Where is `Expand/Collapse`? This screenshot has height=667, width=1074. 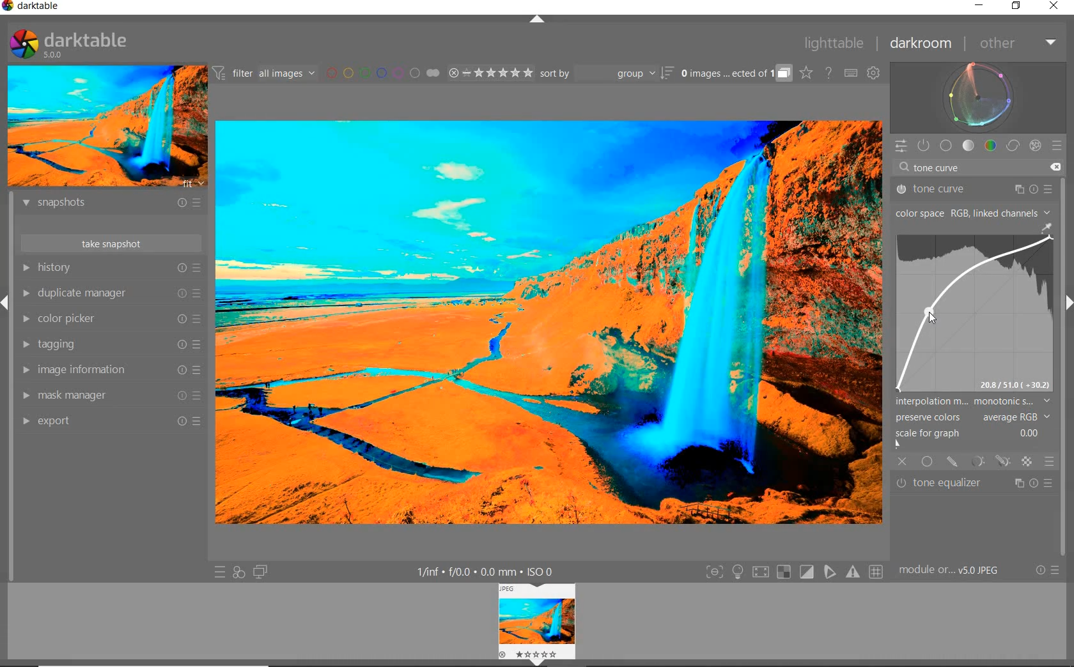
Expand/Collapse is located at coordinates (1068, 303).